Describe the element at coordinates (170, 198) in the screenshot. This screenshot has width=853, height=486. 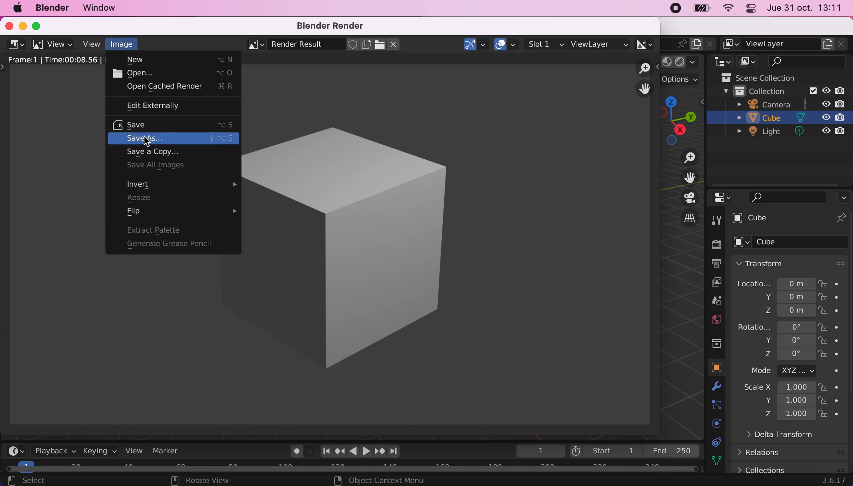
I see `resize` at that location.